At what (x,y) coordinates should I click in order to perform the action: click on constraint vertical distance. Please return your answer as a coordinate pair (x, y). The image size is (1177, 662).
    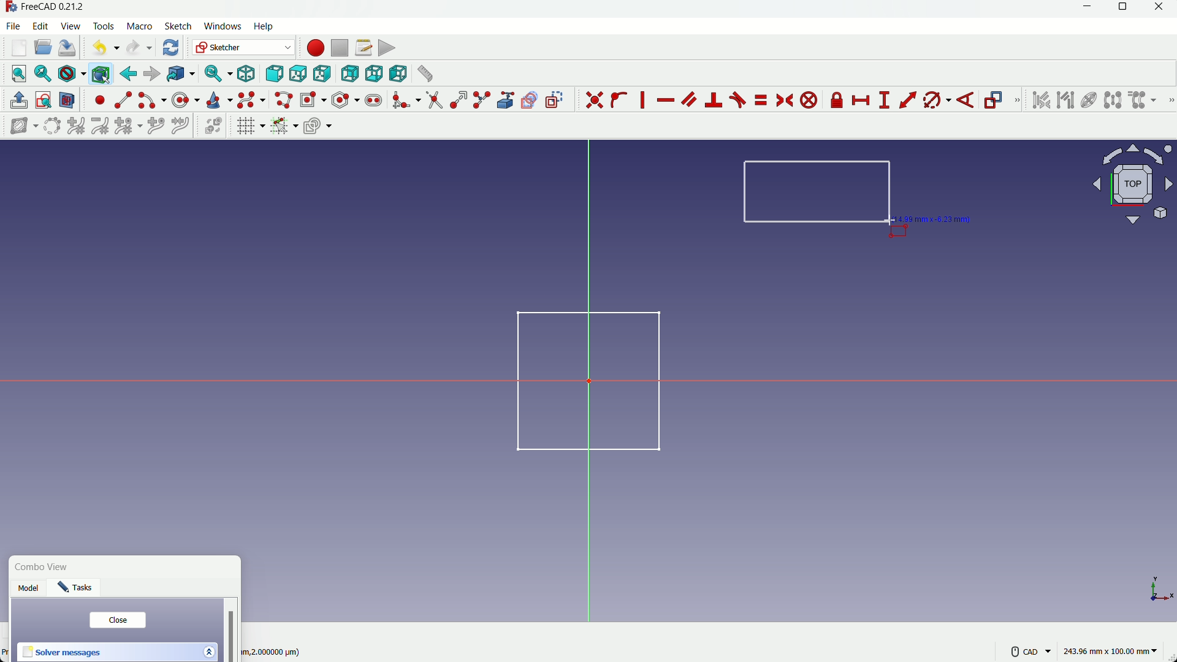
    Looking at the image, I should click on (884, 101).